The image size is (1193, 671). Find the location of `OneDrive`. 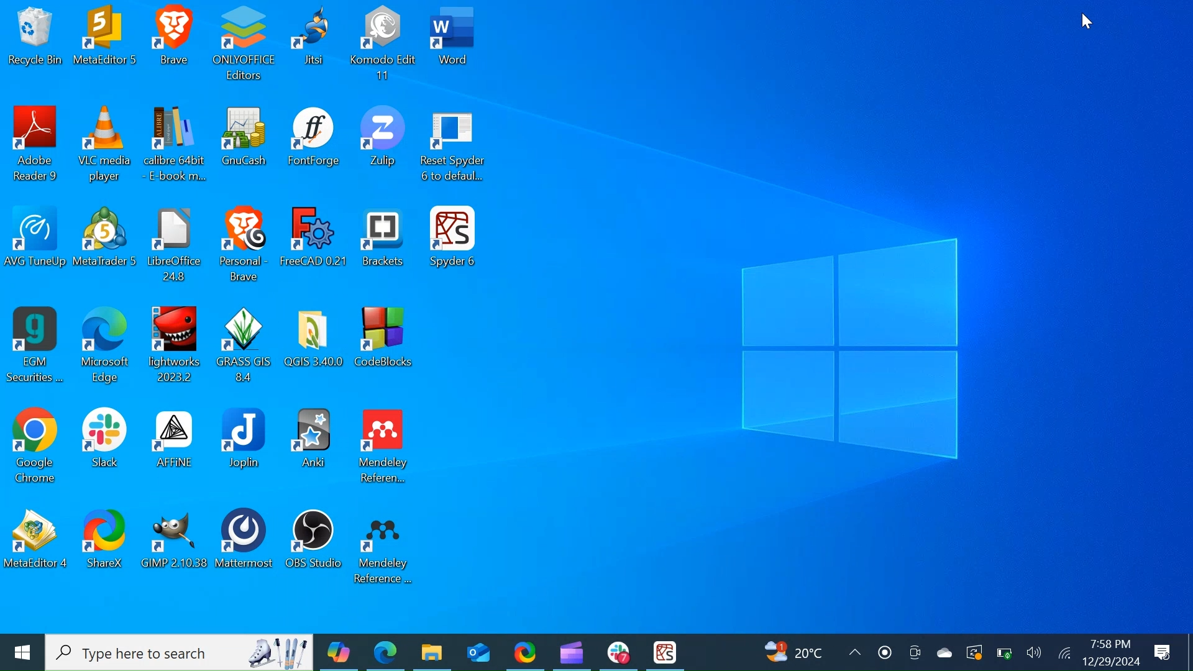

OneDrive is located at coordinates (941, 652).